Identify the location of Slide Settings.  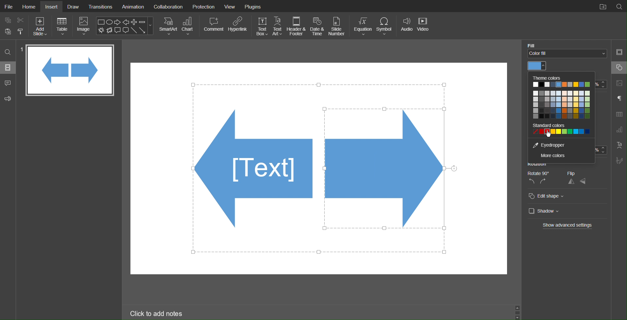
(619, 52).